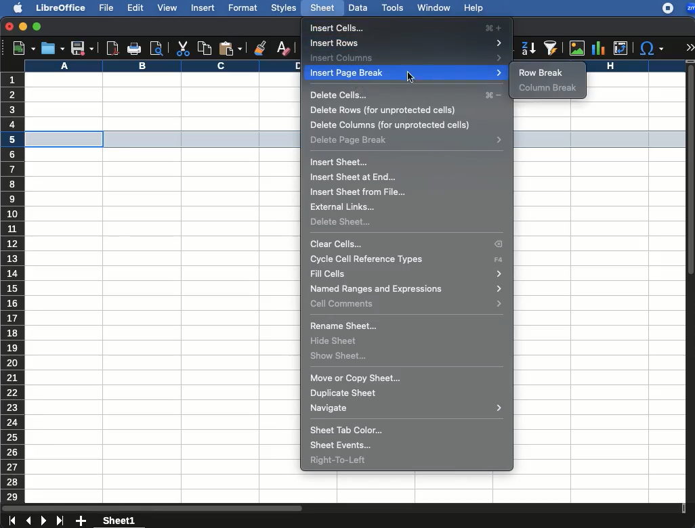  I want to click on minimize, so click(22, 26).